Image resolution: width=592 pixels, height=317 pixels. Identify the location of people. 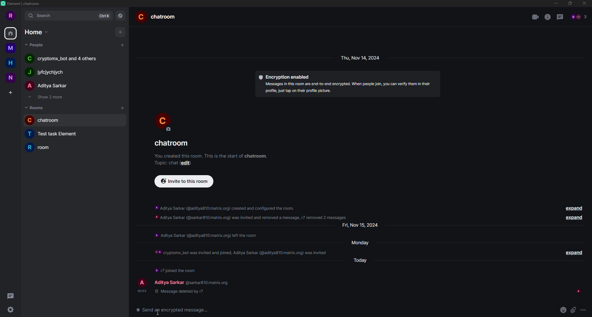
(45, 72).